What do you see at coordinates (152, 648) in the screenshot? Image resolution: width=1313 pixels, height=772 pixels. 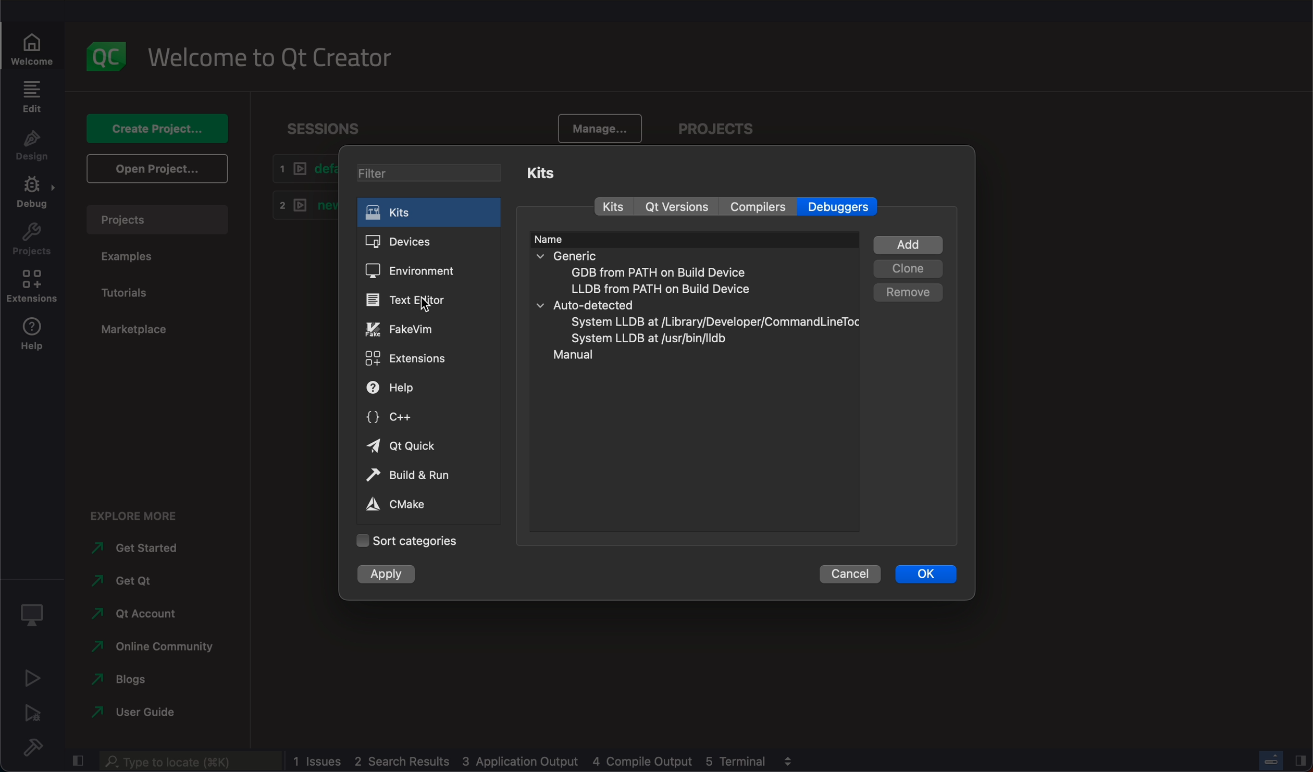 I see `online community` at bounding box center [152, 648].